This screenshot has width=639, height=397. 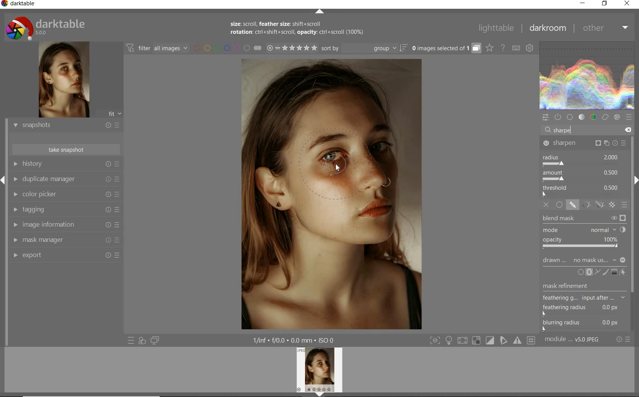 I want to click on IMAGE, so click(x=321, y=371).